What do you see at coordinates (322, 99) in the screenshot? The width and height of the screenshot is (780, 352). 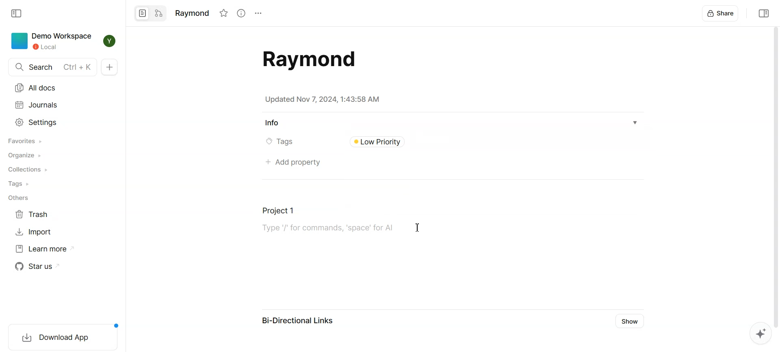 I see `Updated Nov 7, 2024, 1:43:58 AM` at bounding box center [322, 99].